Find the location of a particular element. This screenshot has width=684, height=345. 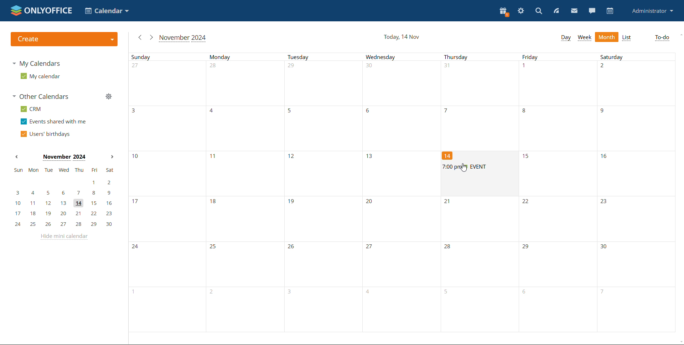

current month is located at coordinates (64, 158).